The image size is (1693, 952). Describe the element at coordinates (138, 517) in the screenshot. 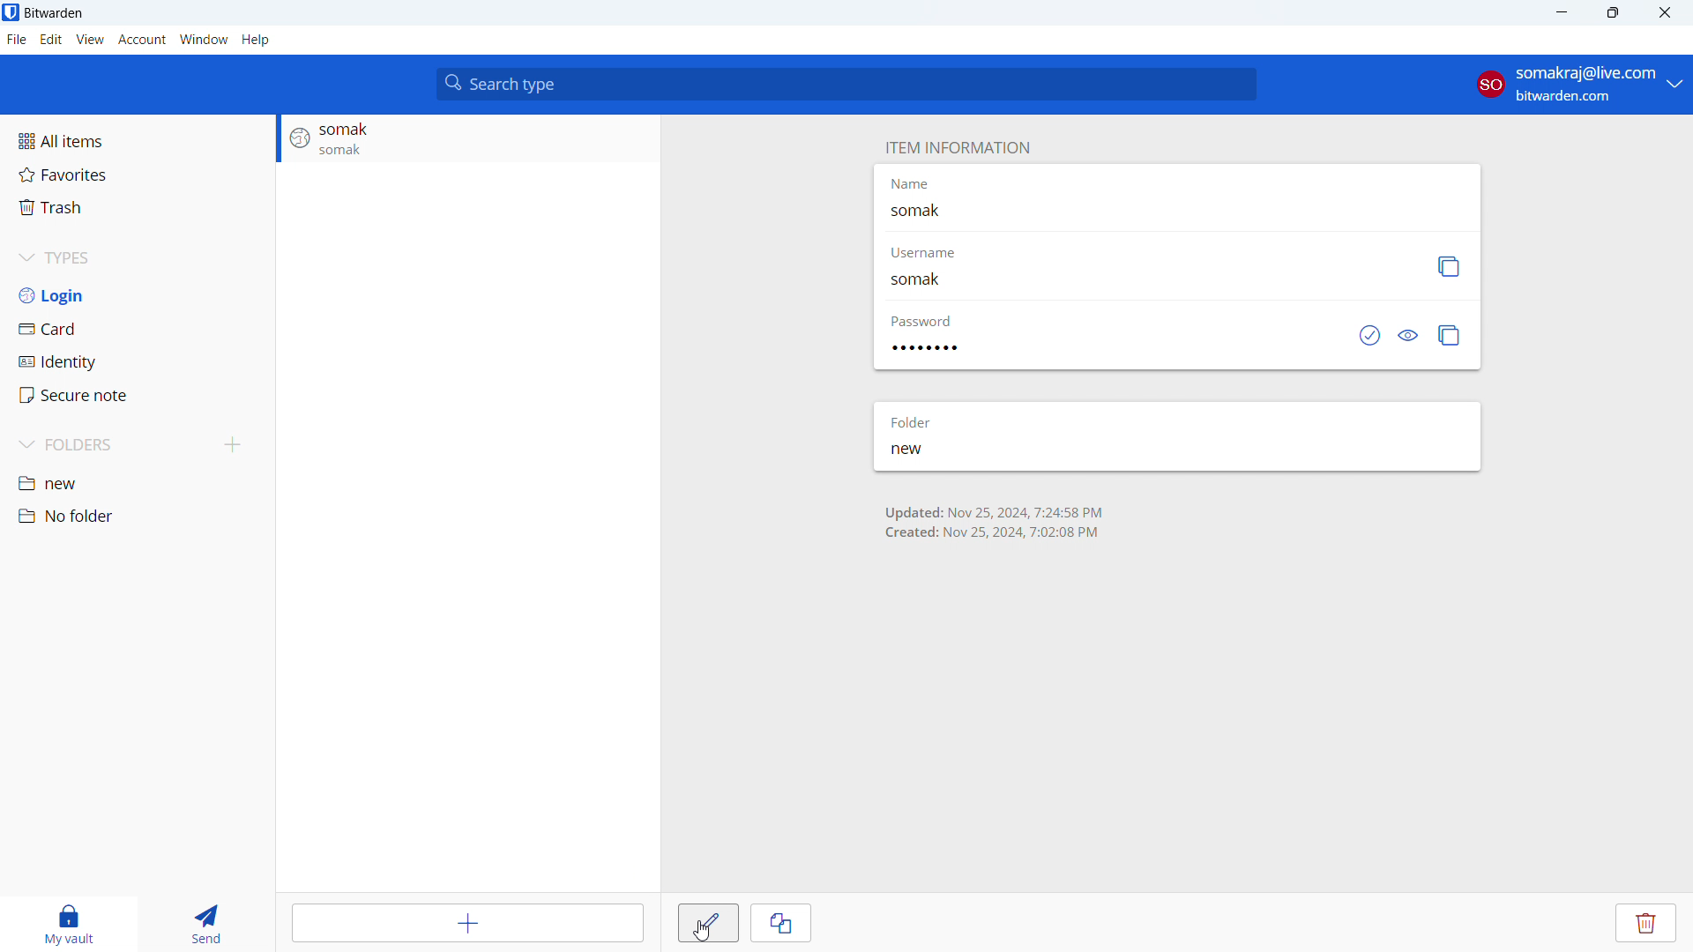

I see `no folder` at that location.